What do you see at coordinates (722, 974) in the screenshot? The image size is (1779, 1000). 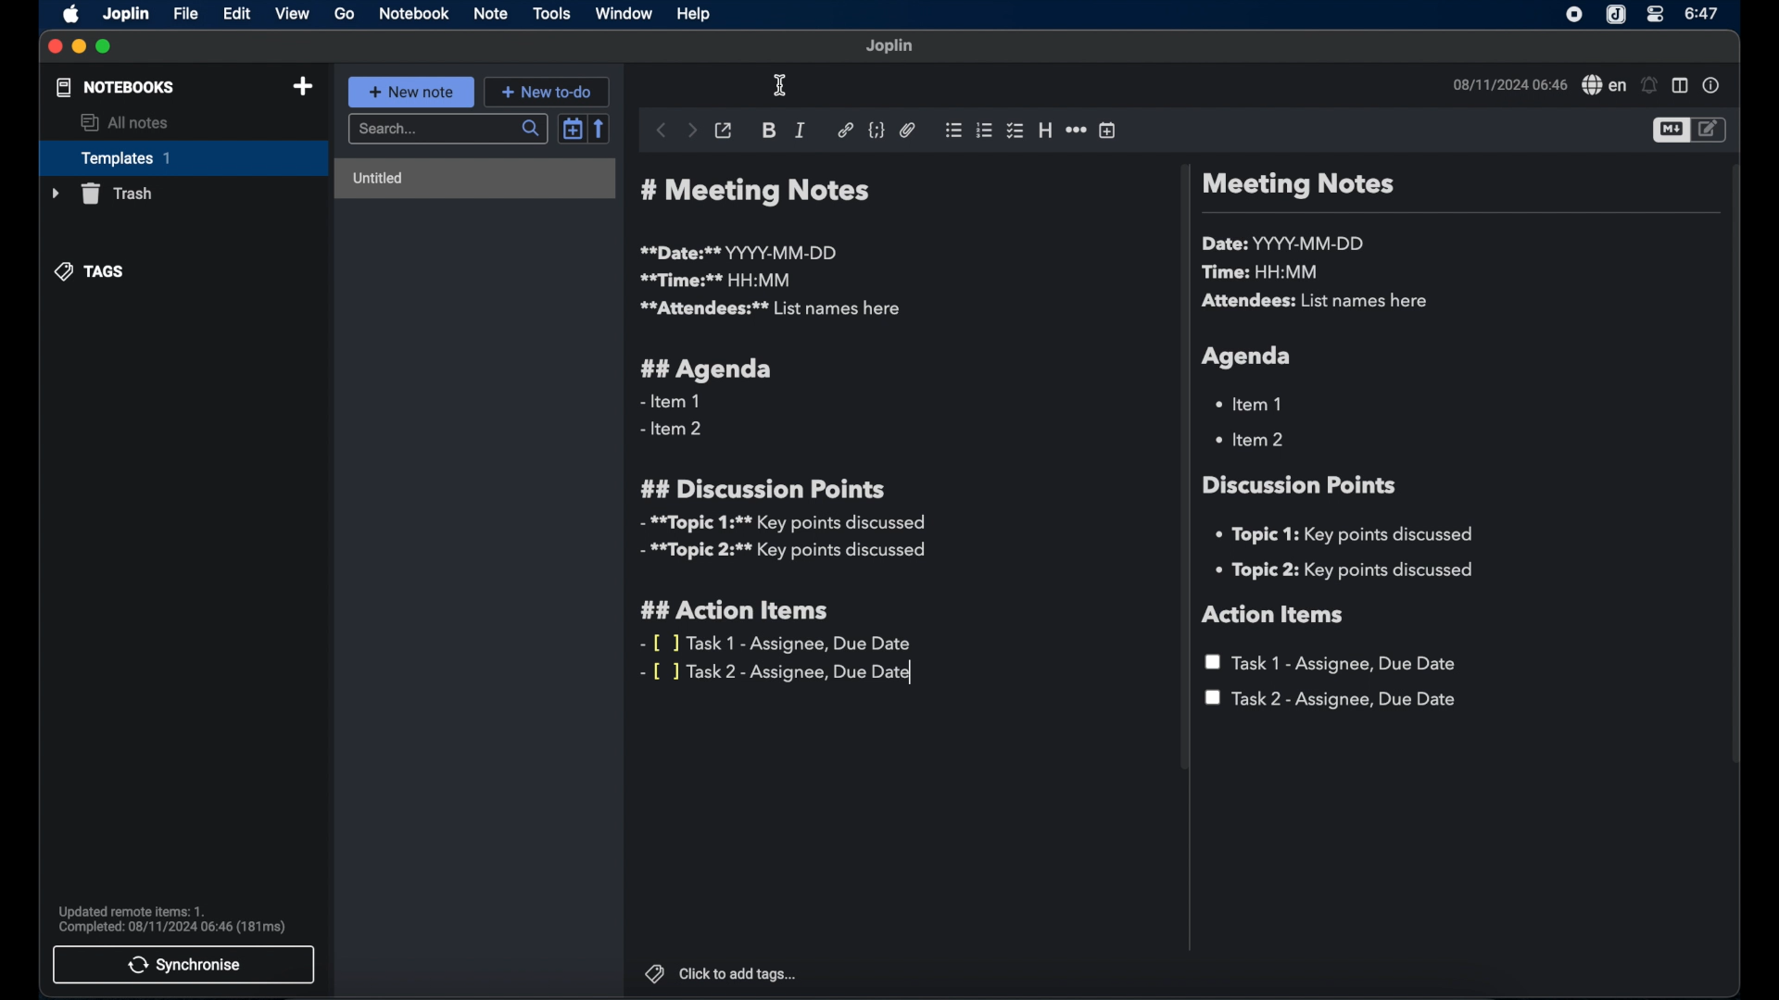 I see `click to add tags` at bounding box center [722, 974].